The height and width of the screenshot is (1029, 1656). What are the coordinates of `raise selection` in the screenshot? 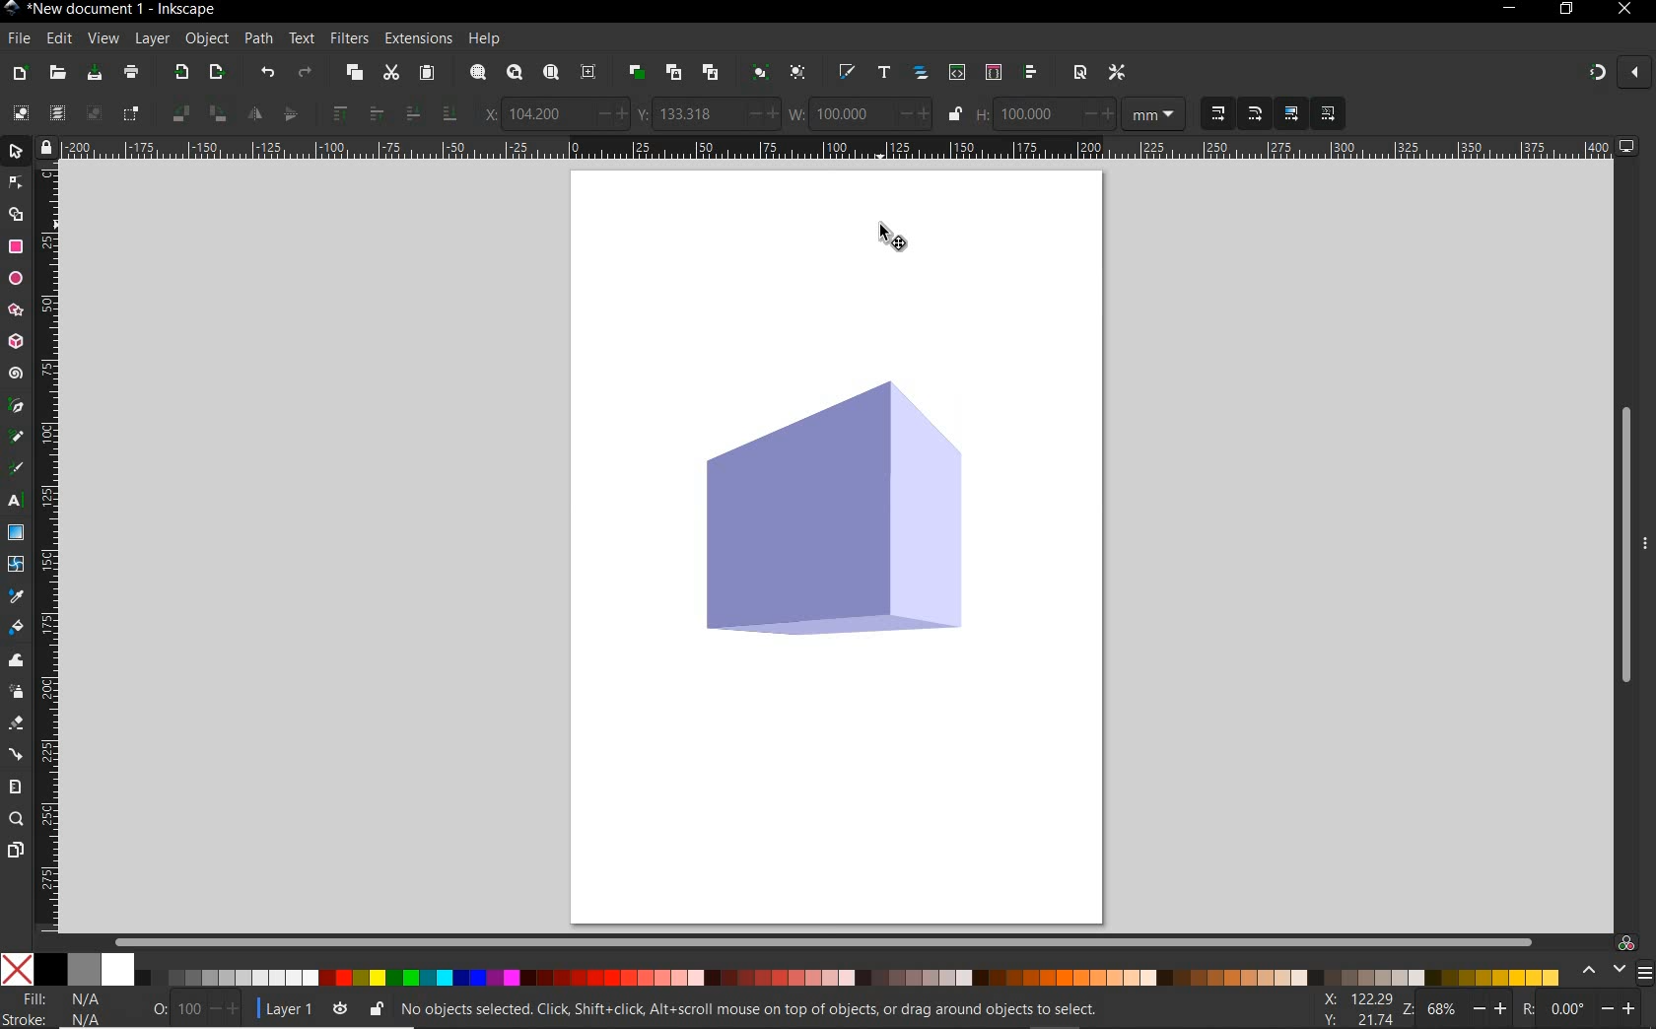 It's located at (339, 115).